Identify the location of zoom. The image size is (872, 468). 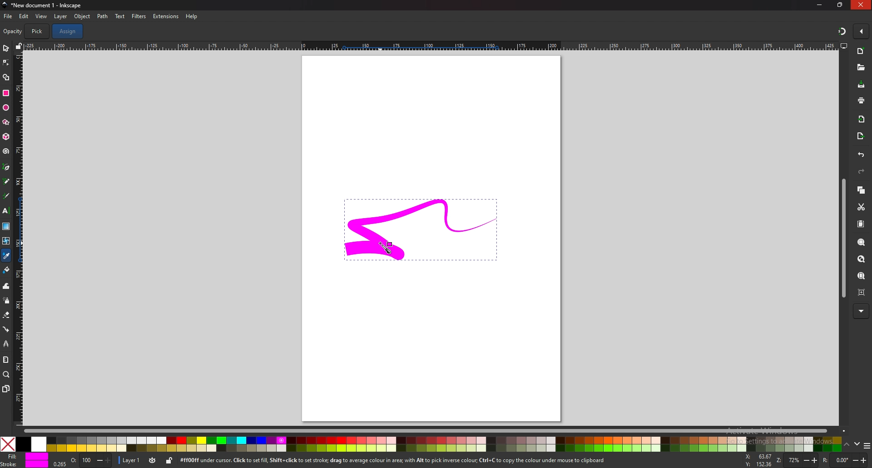
(797, 461).